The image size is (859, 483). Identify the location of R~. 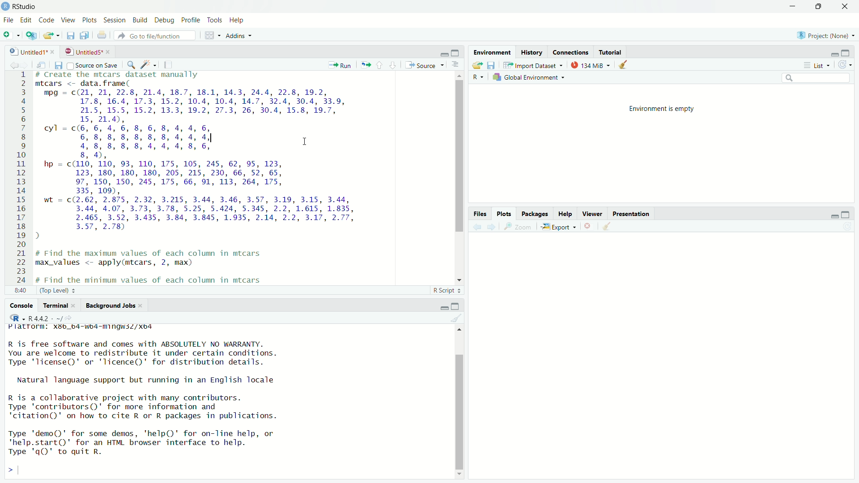
(476, 76).